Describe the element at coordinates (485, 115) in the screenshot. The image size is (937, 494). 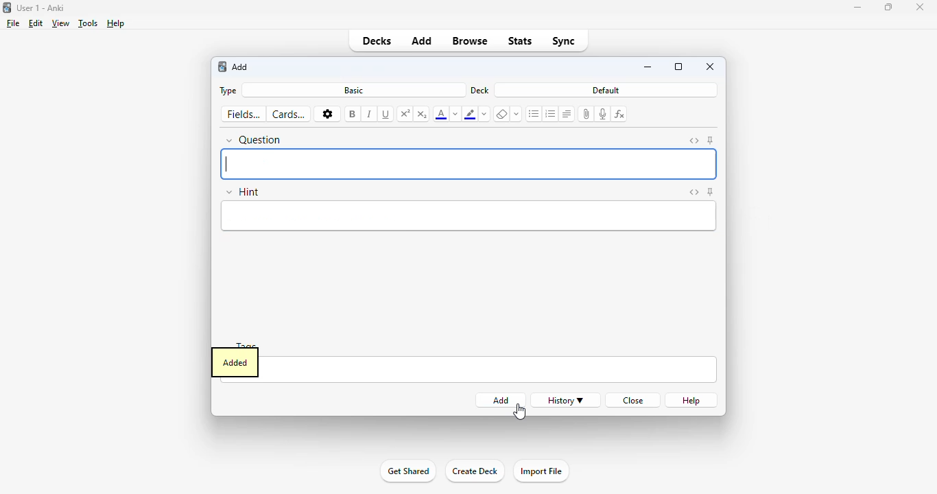
I see `change color` at that location.